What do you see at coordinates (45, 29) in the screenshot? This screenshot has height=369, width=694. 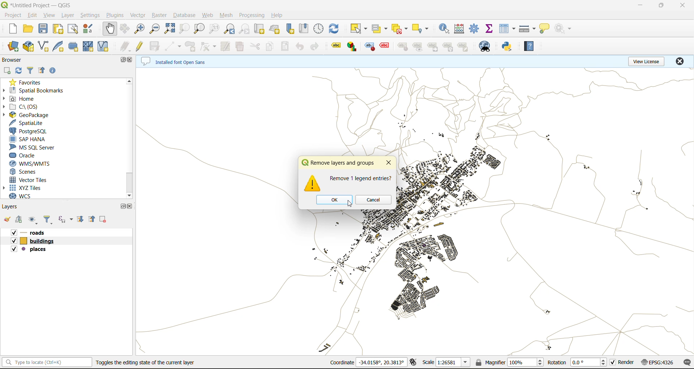 I see `save` at bounding box center [45, 29].